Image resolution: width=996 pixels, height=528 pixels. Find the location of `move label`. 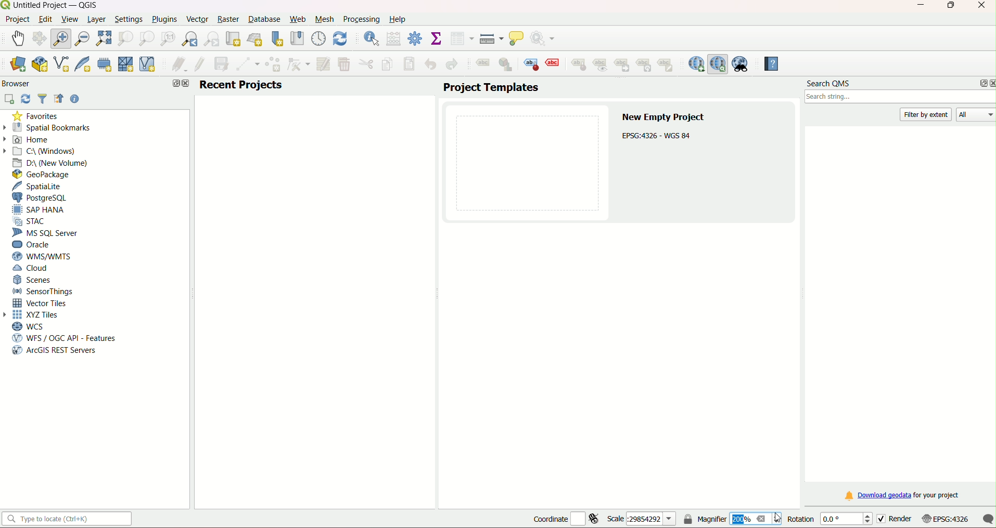

move label is located at coordinates (624, 65).